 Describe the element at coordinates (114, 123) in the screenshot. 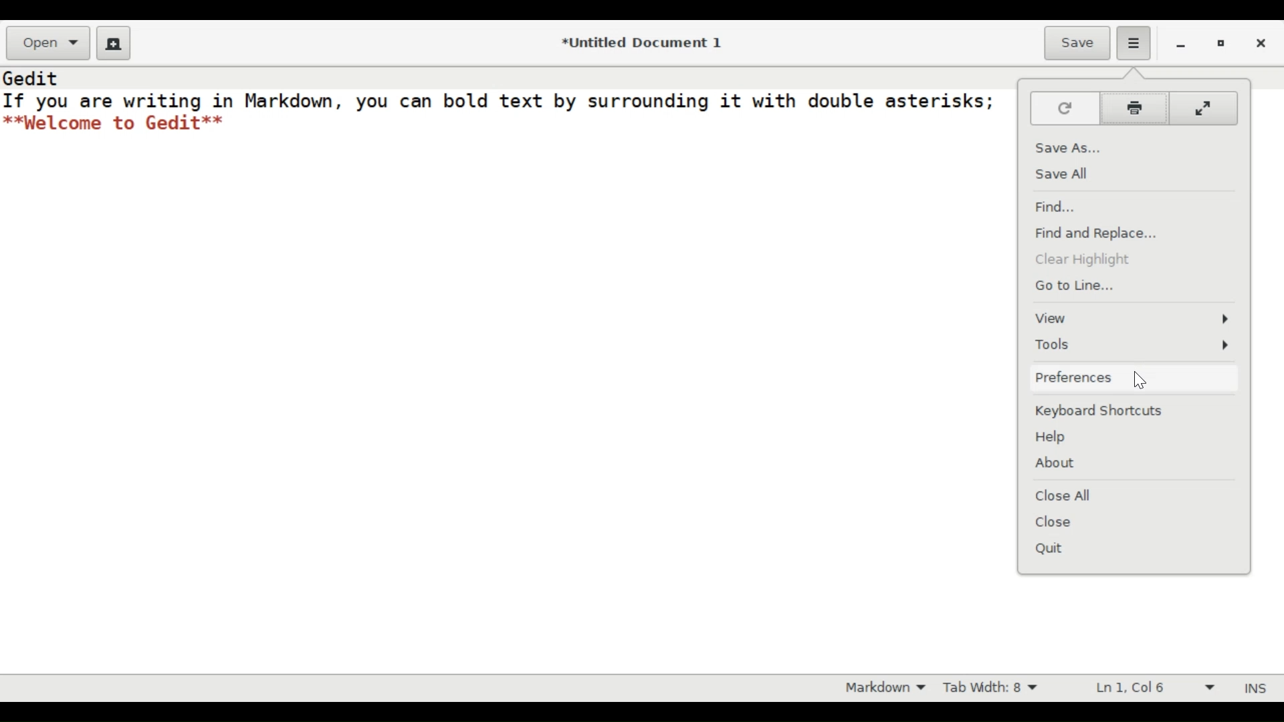

I see `**Welcome to Gedit**` at that location.